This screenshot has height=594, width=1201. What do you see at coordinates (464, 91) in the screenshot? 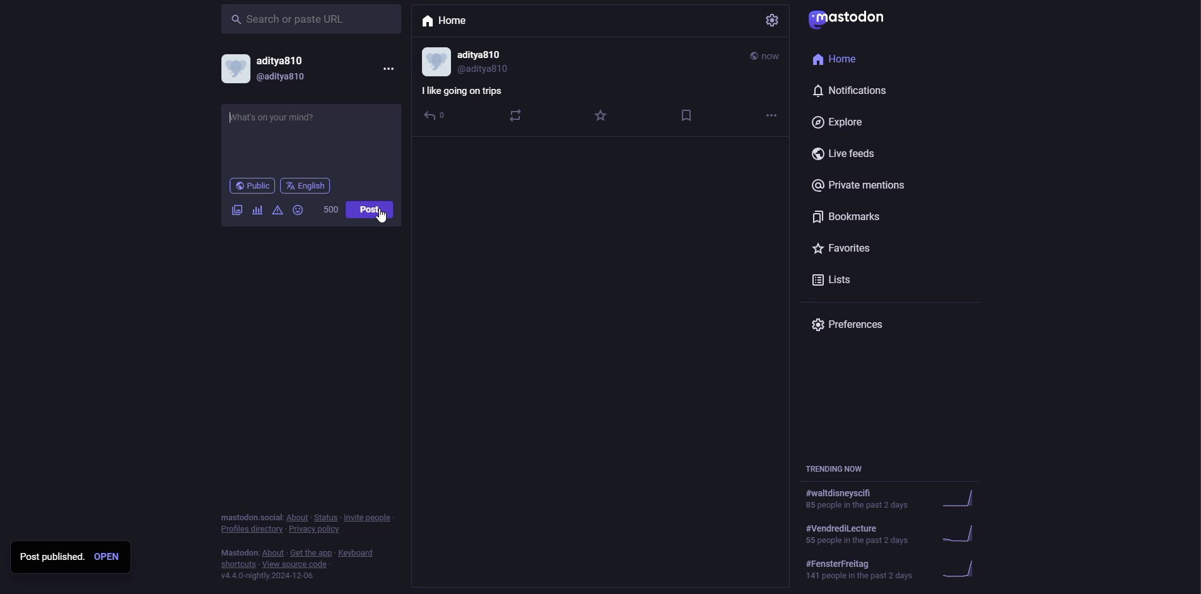
I see `fun fact` at bounding box center [464, 91].